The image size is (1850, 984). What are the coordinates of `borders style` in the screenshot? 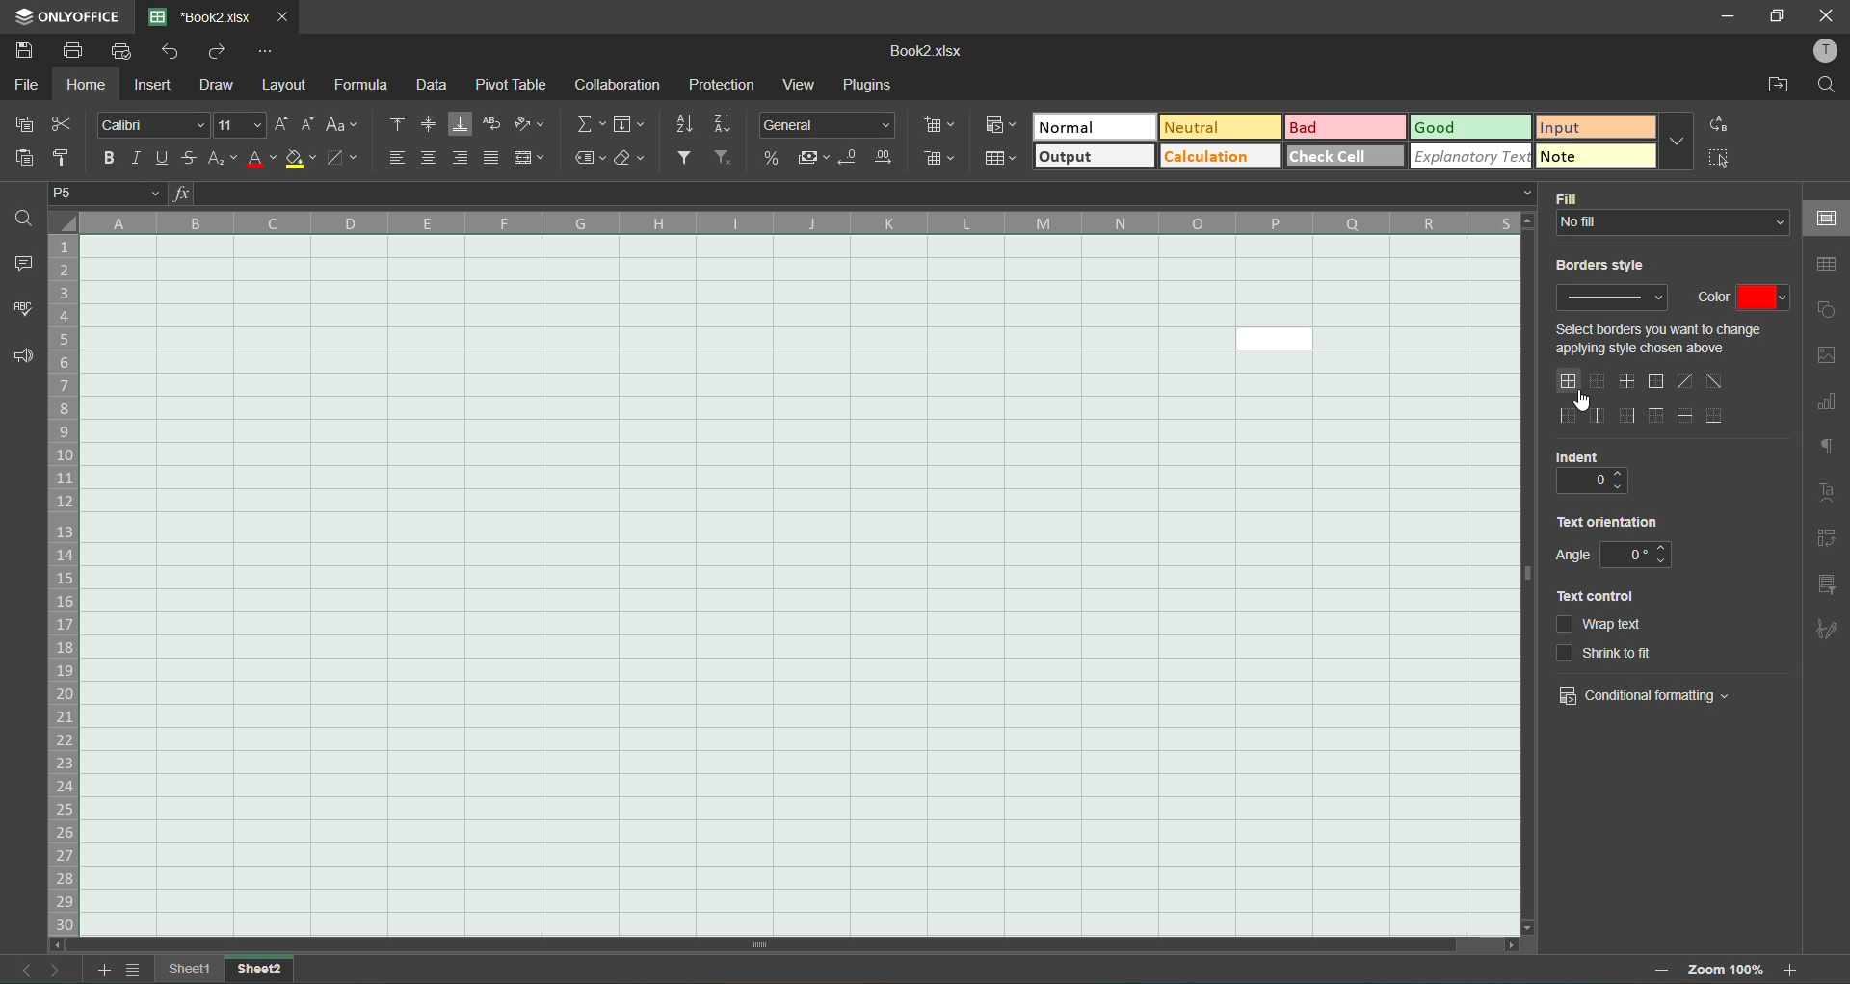 It's located at (1619, 298).